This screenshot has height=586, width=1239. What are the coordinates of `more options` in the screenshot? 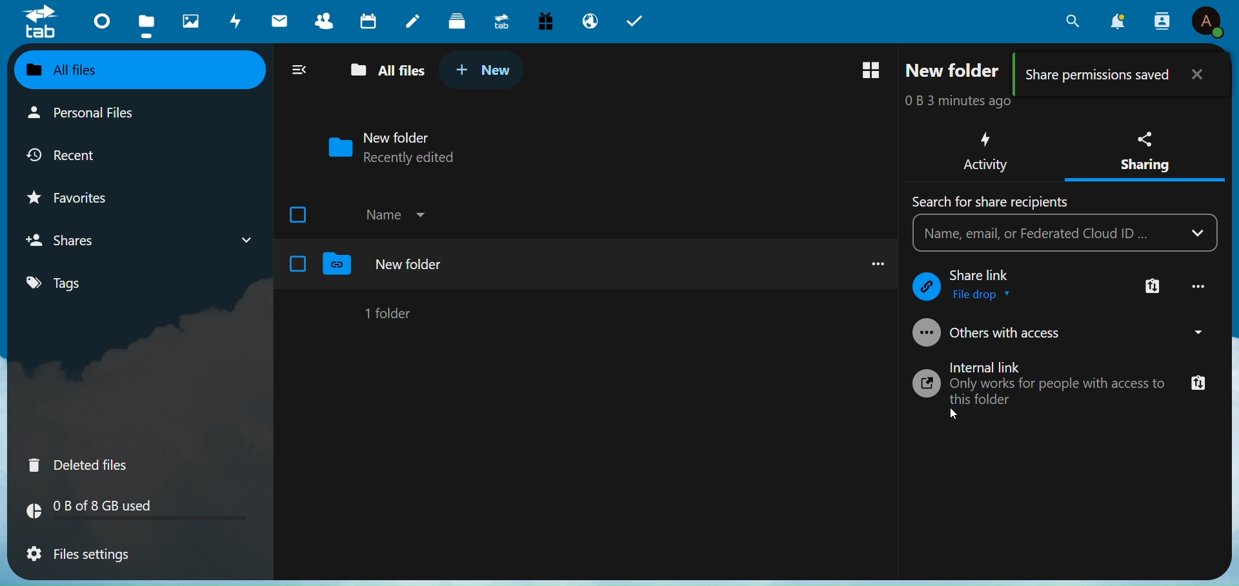 It's located at (872, 261).